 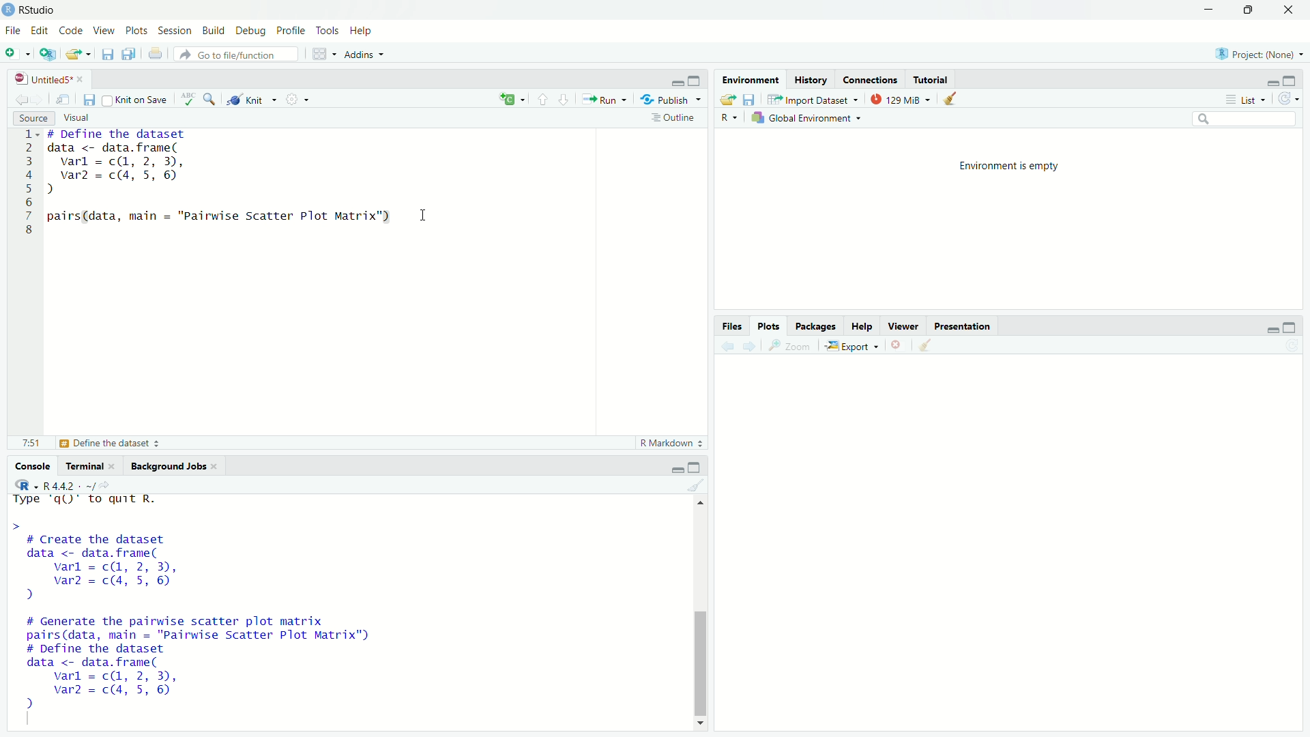 What do you see at coordinates (787, 344) in the screenshot?
I see `Zoom` at bounding box center [787, 344].